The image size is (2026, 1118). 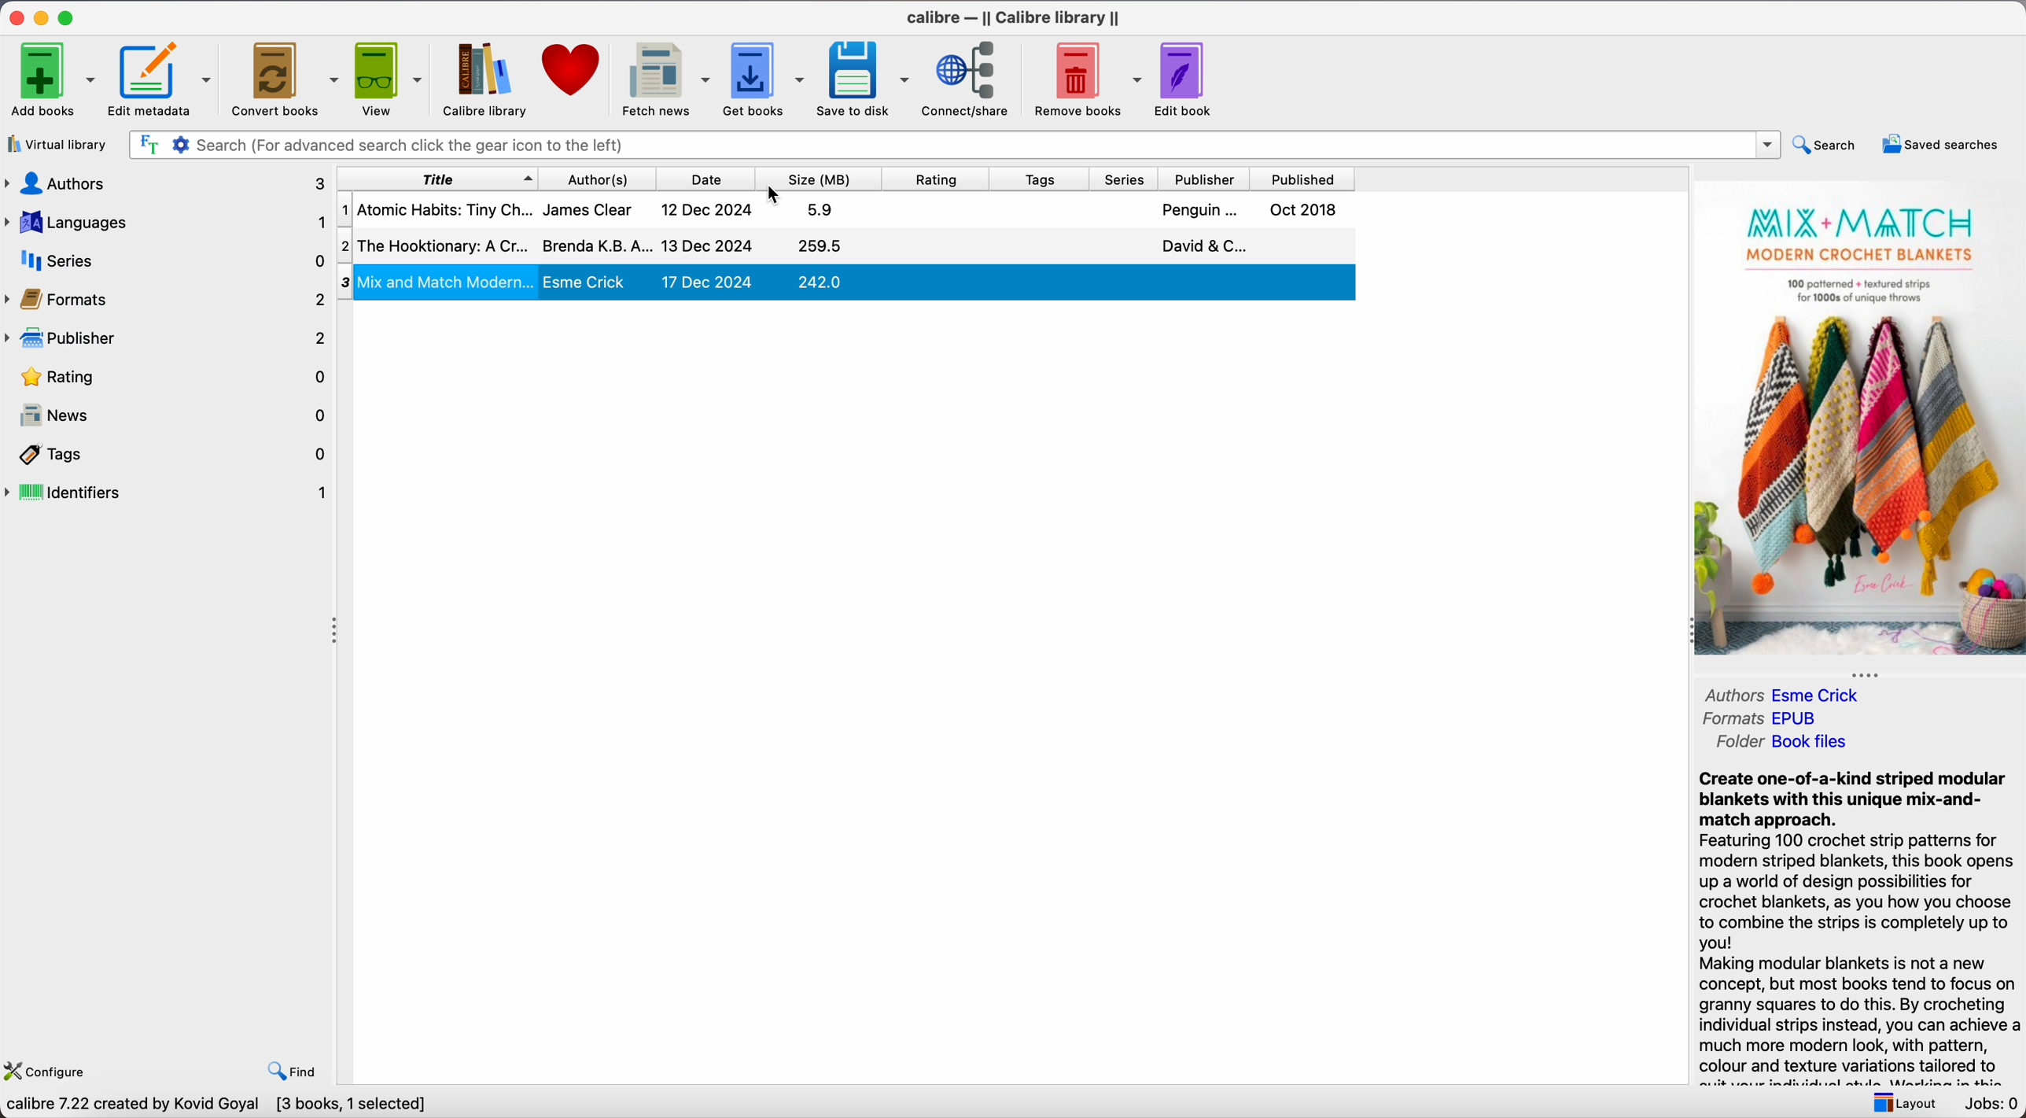 What do you see at coordinates (1015, 17) in the screenshot?
I see `Calibre` at bounding box center [1015, 17].